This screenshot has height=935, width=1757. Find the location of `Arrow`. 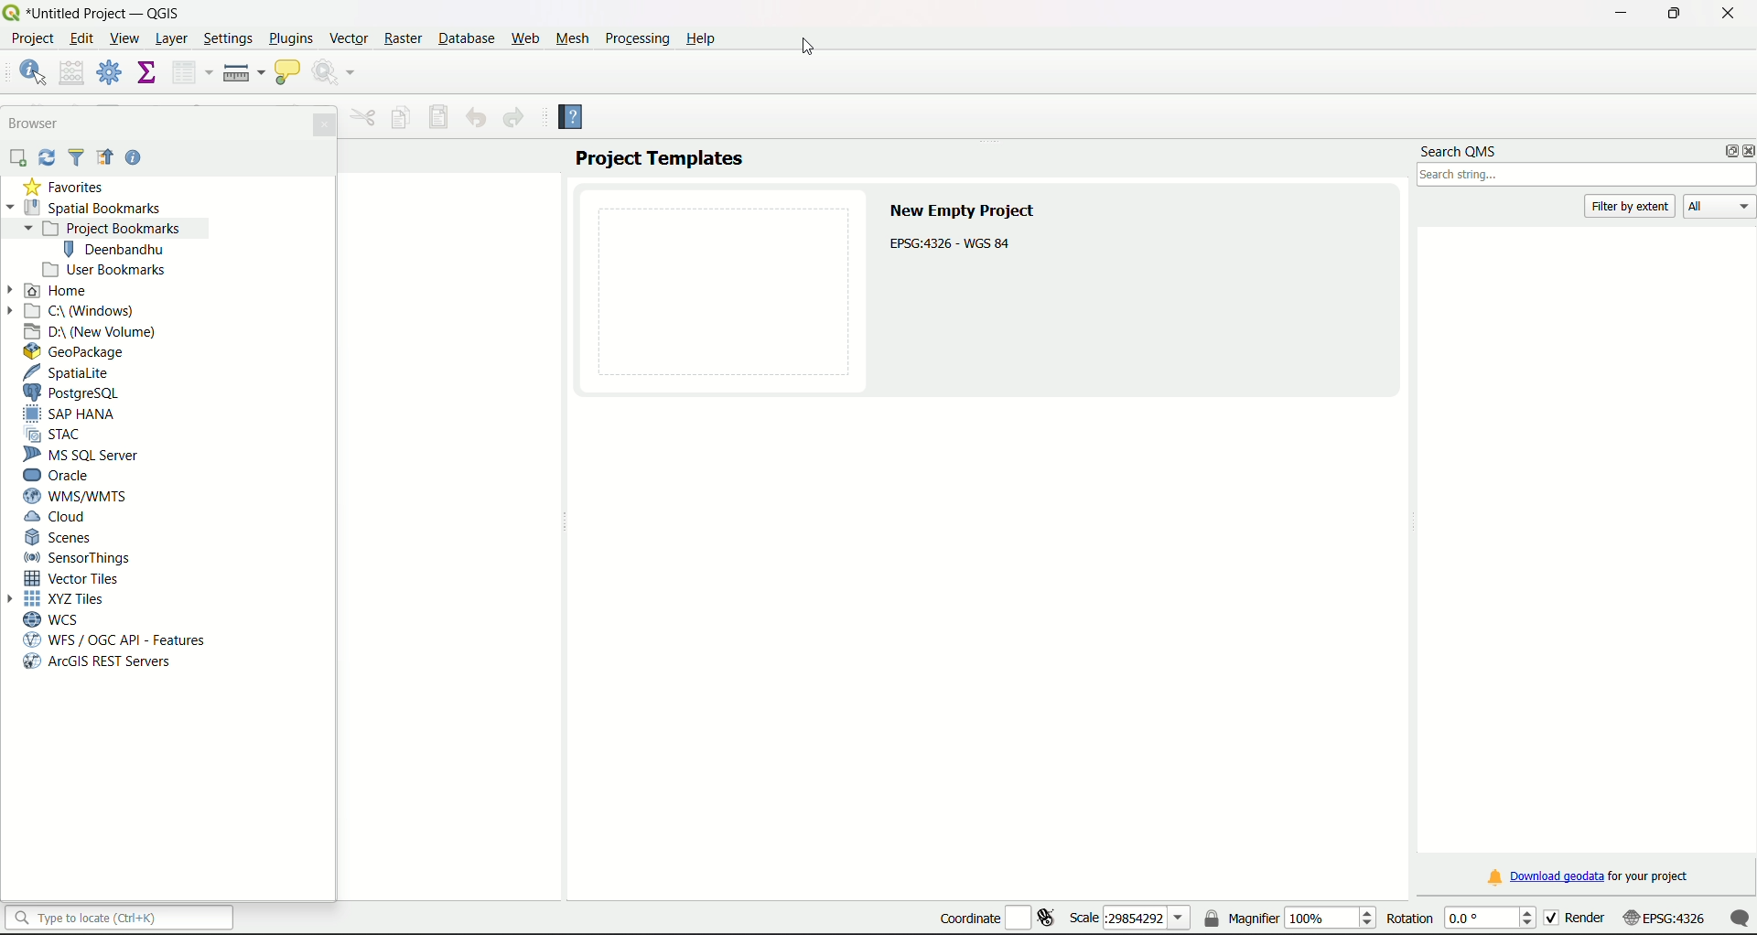

Arrow is located at coordinates (22, 229).